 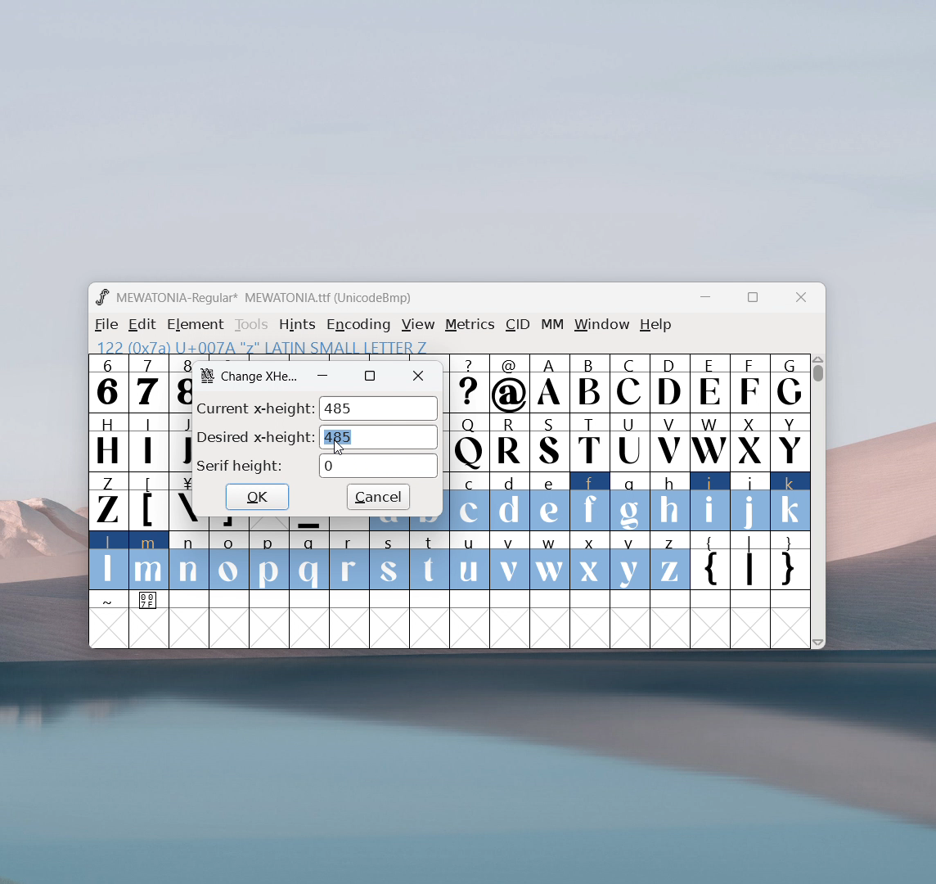 I want to click on @, so click(x=511, y=384).